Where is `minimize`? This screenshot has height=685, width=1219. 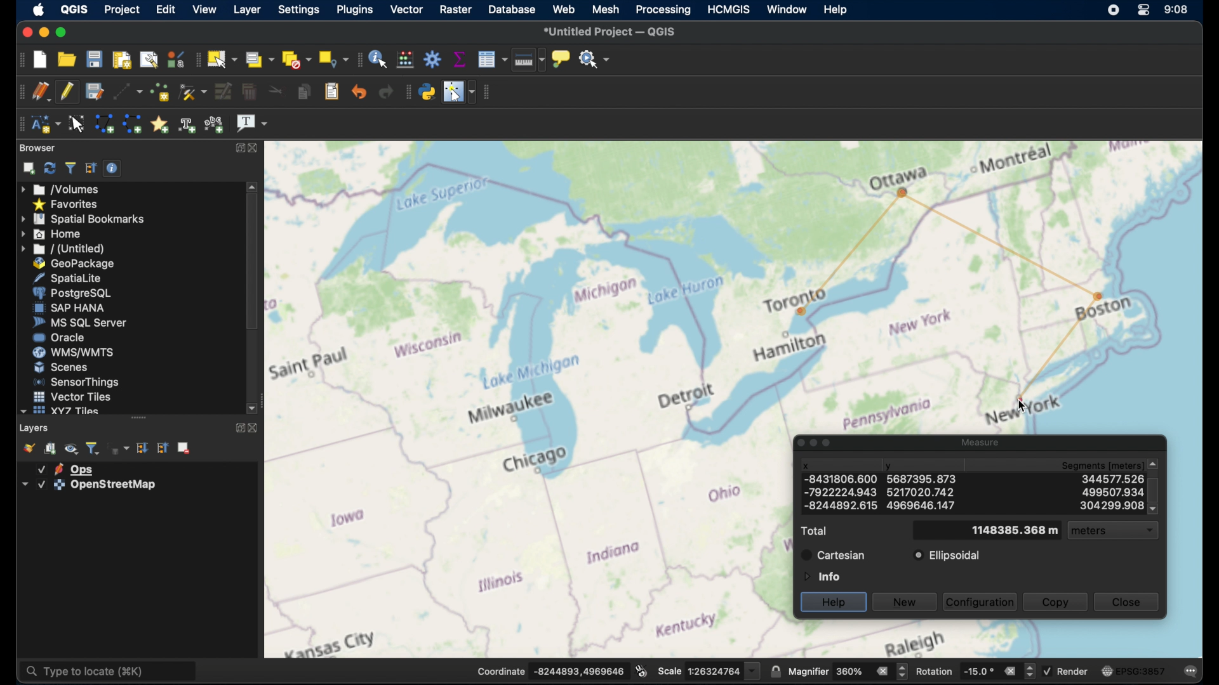
minimize is located at coordinates (813, 443).